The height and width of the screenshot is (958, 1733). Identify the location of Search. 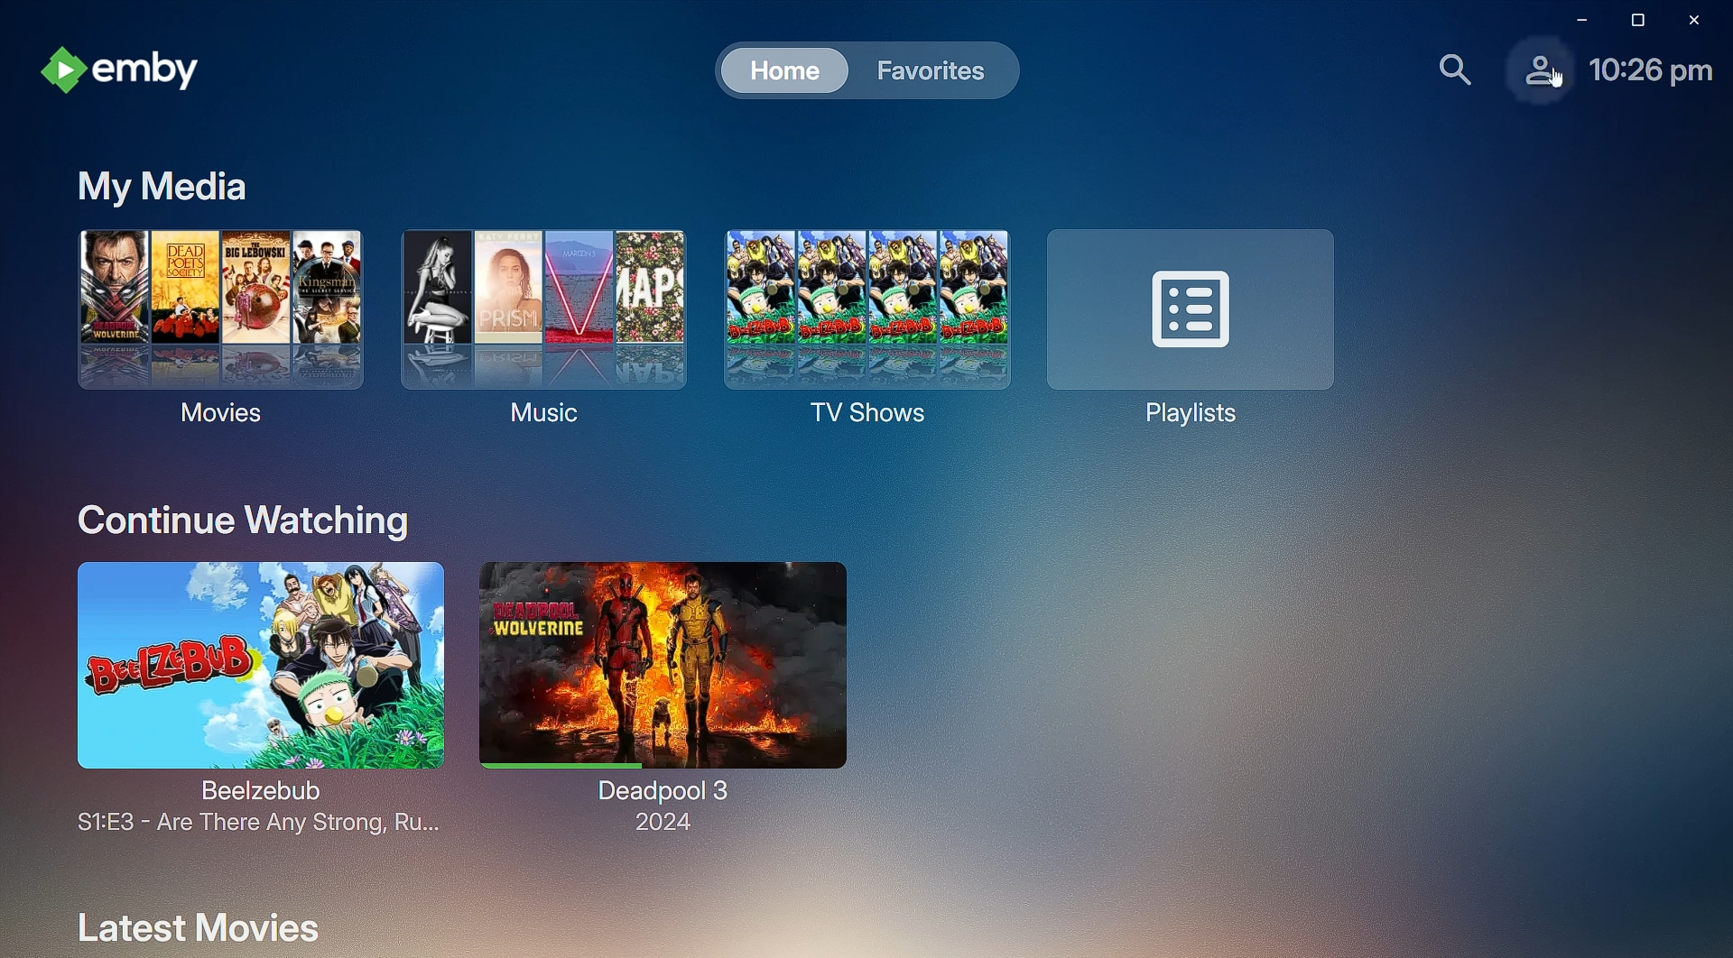
(1452, 70).